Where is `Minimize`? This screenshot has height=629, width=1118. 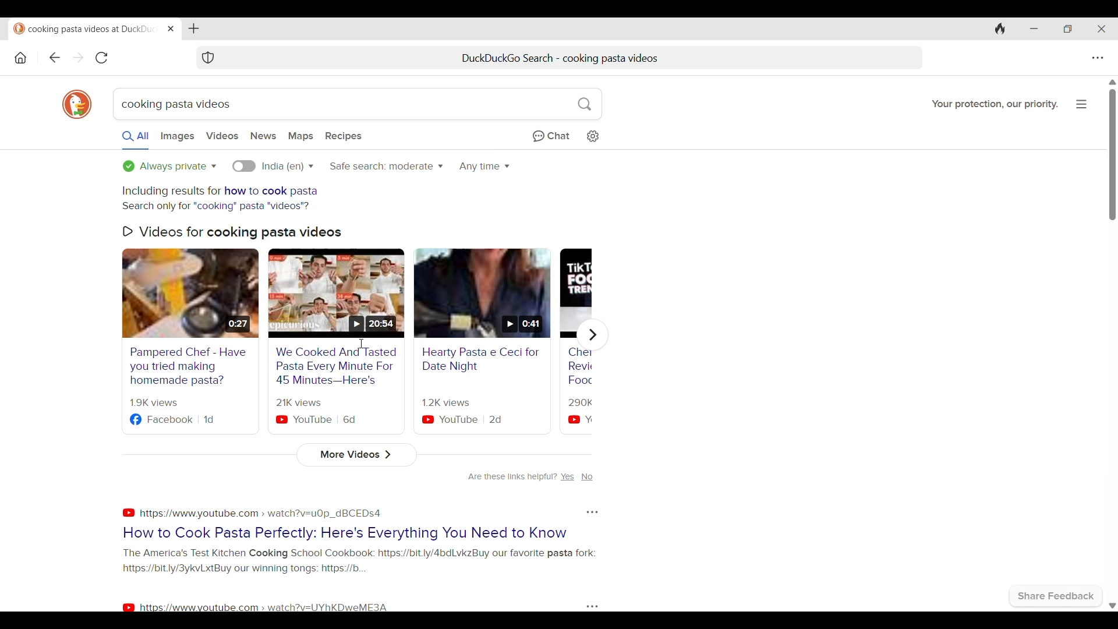
Minimize is located at coordinates (1034, 29).